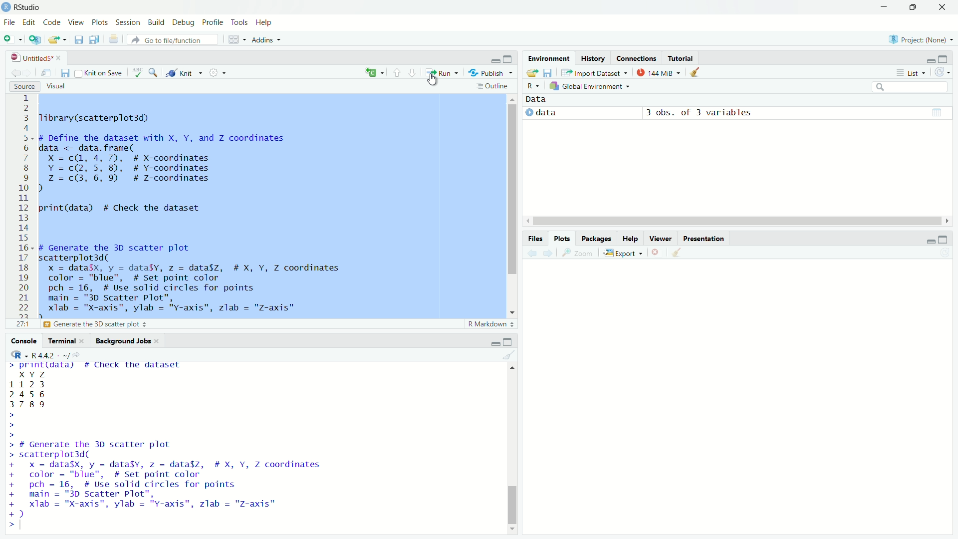  Describe the element at coordinates (124, 324) in the screenshot. I see `Define the dataset with X, Y, and Z coordinates` at that location.